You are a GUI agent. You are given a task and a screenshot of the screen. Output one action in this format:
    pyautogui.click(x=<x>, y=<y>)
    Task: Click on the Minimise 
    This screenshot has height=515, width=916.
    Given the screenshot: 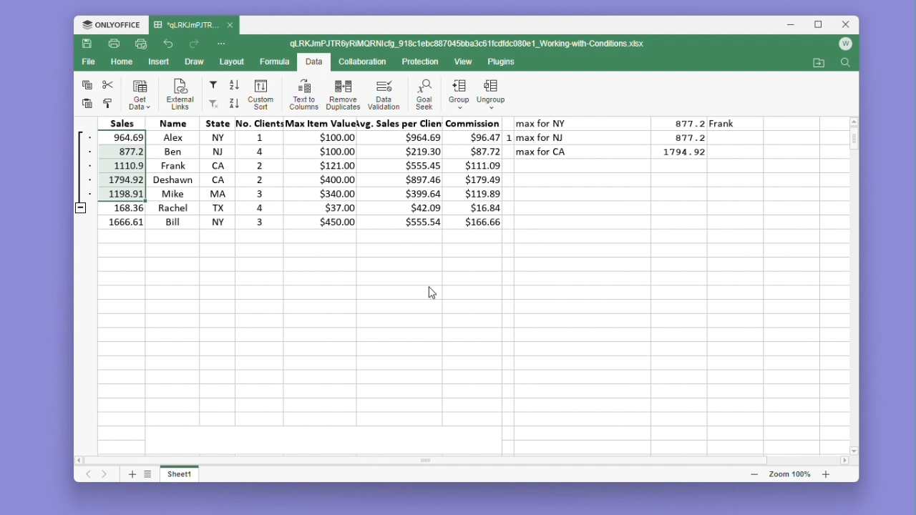 What is the action you would take?
    pyautogui.click(x=795, y=25)
    